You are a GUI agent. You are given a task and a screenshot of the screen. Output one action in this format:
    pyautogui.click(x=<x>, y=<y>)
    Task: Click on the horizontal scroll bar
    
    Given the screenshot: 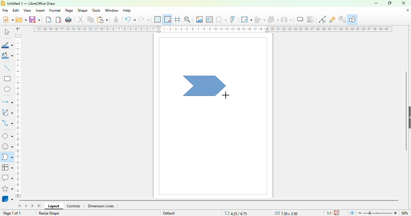 What is the action you would take?
    pyautogui.click(x=209, y=201)
    